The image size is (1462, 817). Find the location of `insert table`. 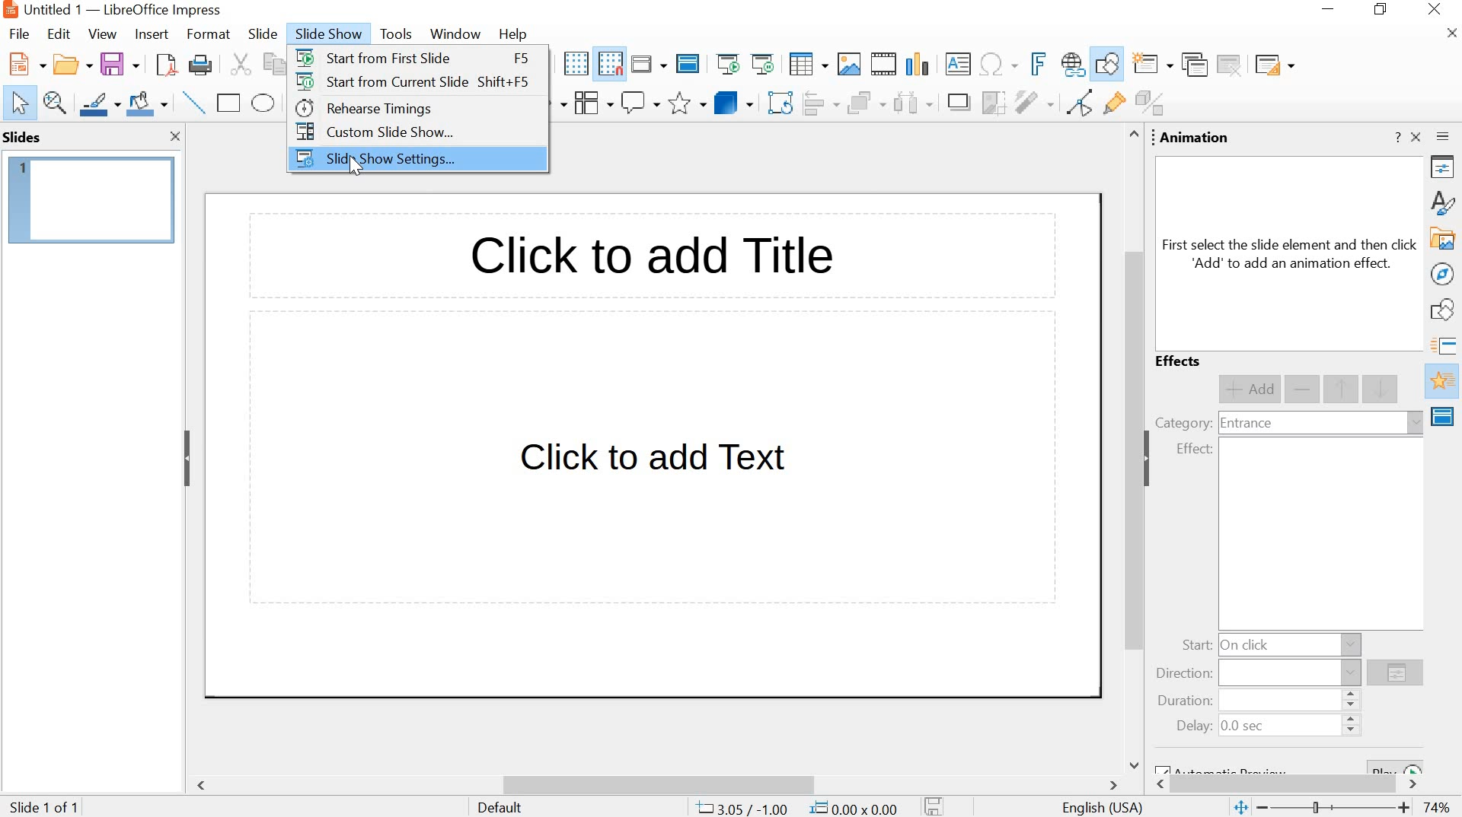

insert table is located at coordinates (808, 65).